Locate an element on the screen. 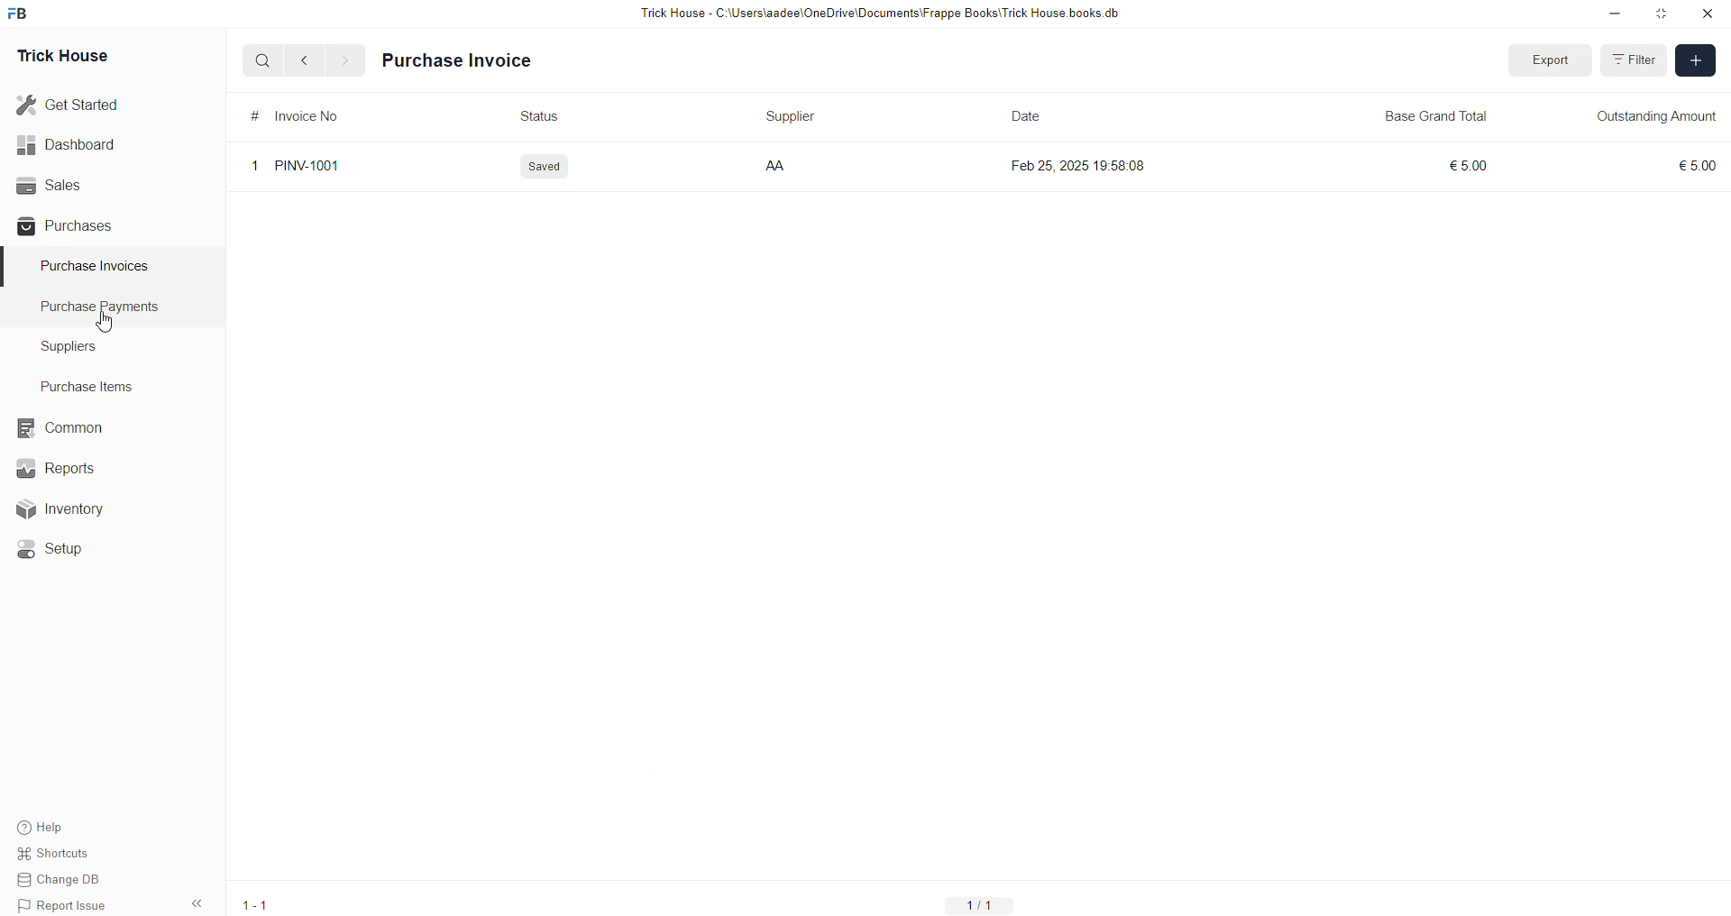   Get Started is located at coordinates (69, 103).